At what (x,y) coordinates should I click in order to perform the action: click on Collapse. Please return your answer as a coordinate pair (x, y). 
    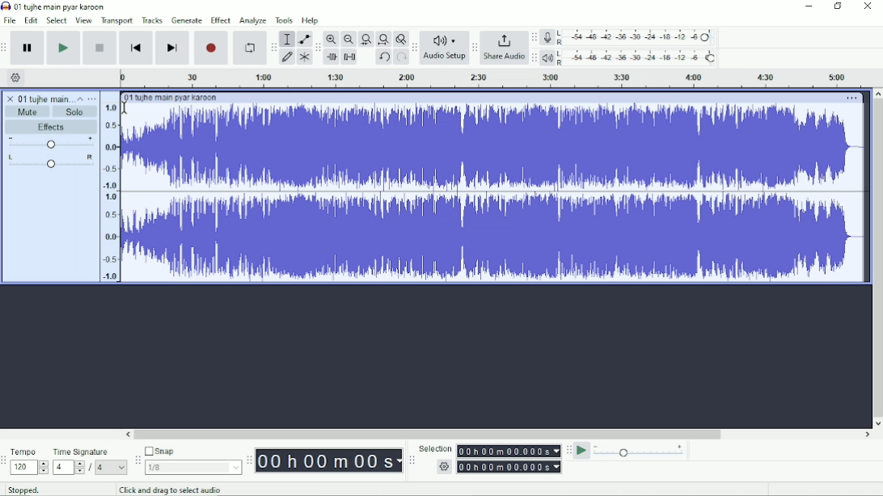
    Looking at the image, I should click on (80, 99).